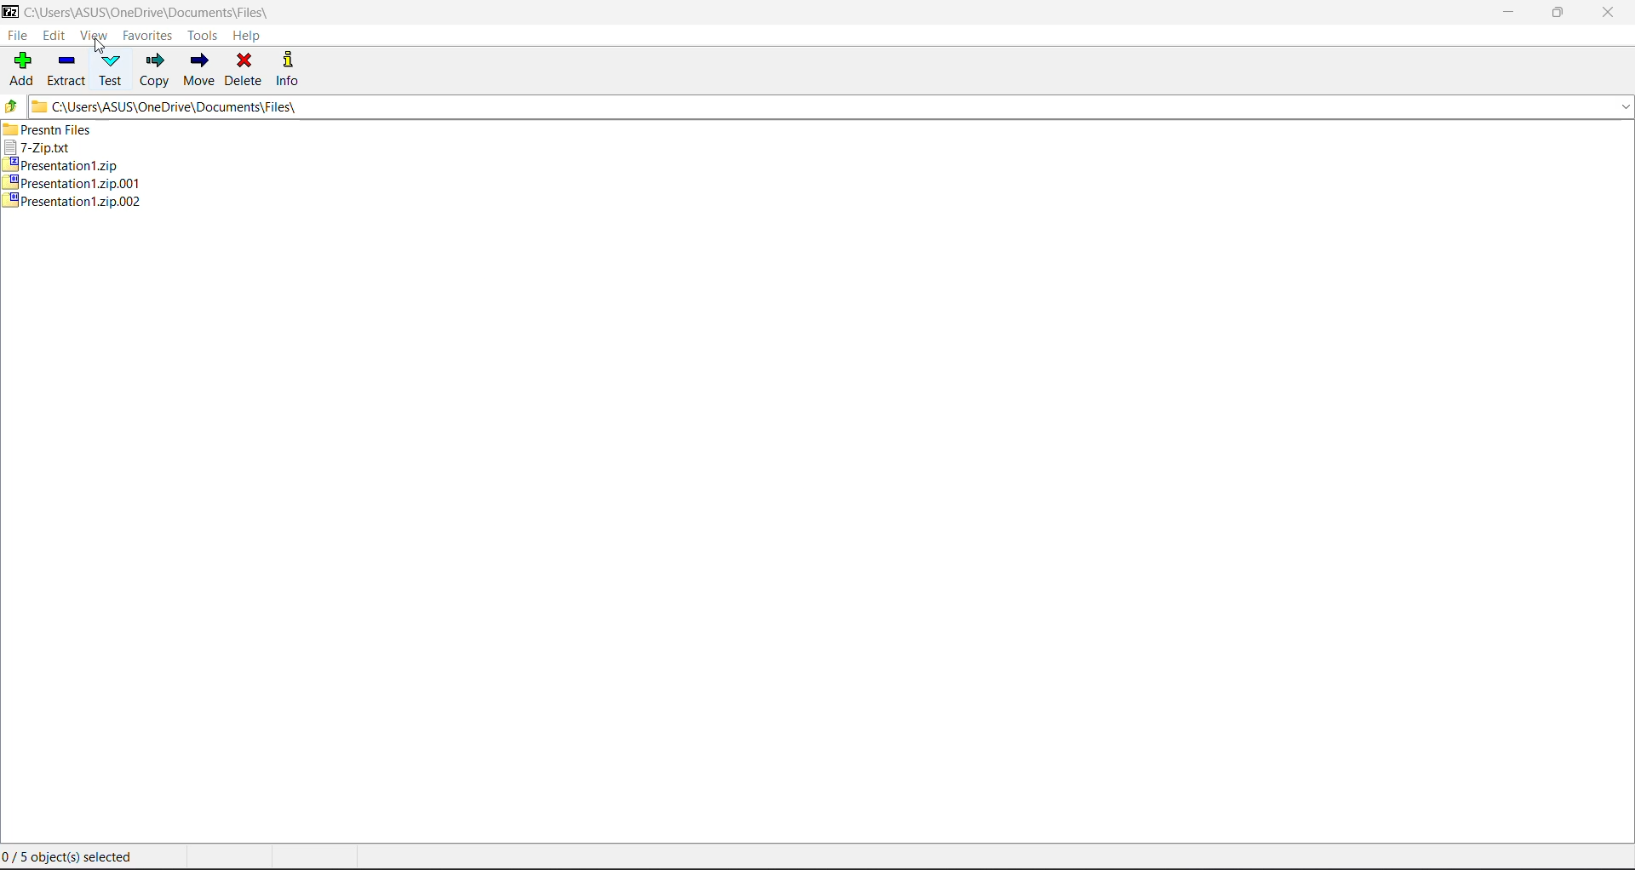 The height and width of the screenshot is (870, 1635). What do you see at coordinates (1608, 14) in the screenshot?
I see `Close` at bounding box center [1608, 14].